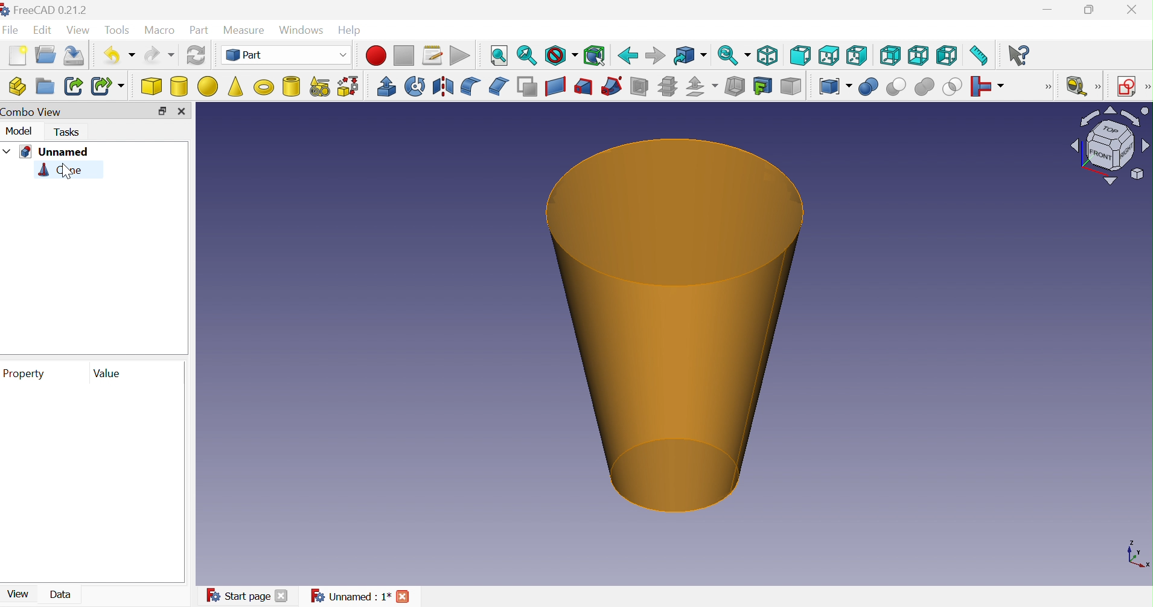  What do you see at coordinates (69, 180) in the screenshot?
I see `Pointer` at bounding box center [69, 180].